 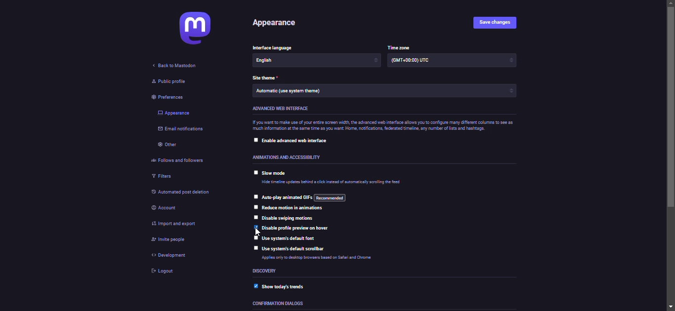 What do you see at coordinates (255, 285) in the screenshot?
I see `enabled` at bounding box center [255, 285].